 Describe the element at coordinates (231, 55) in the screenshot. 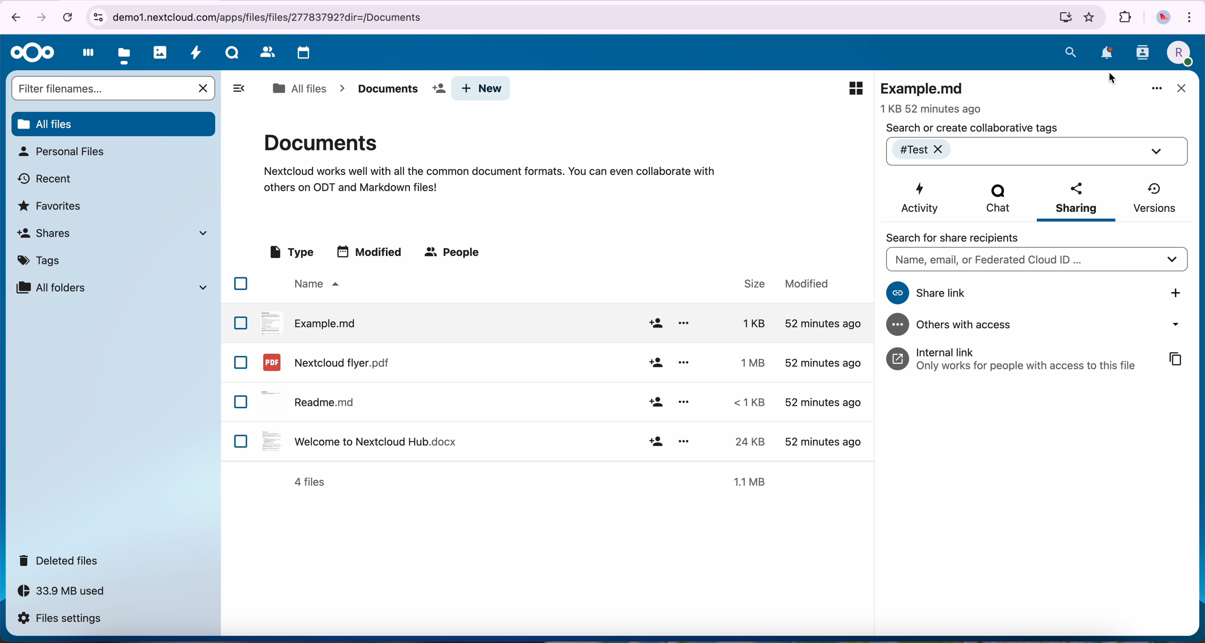

I see `talk` at that location.